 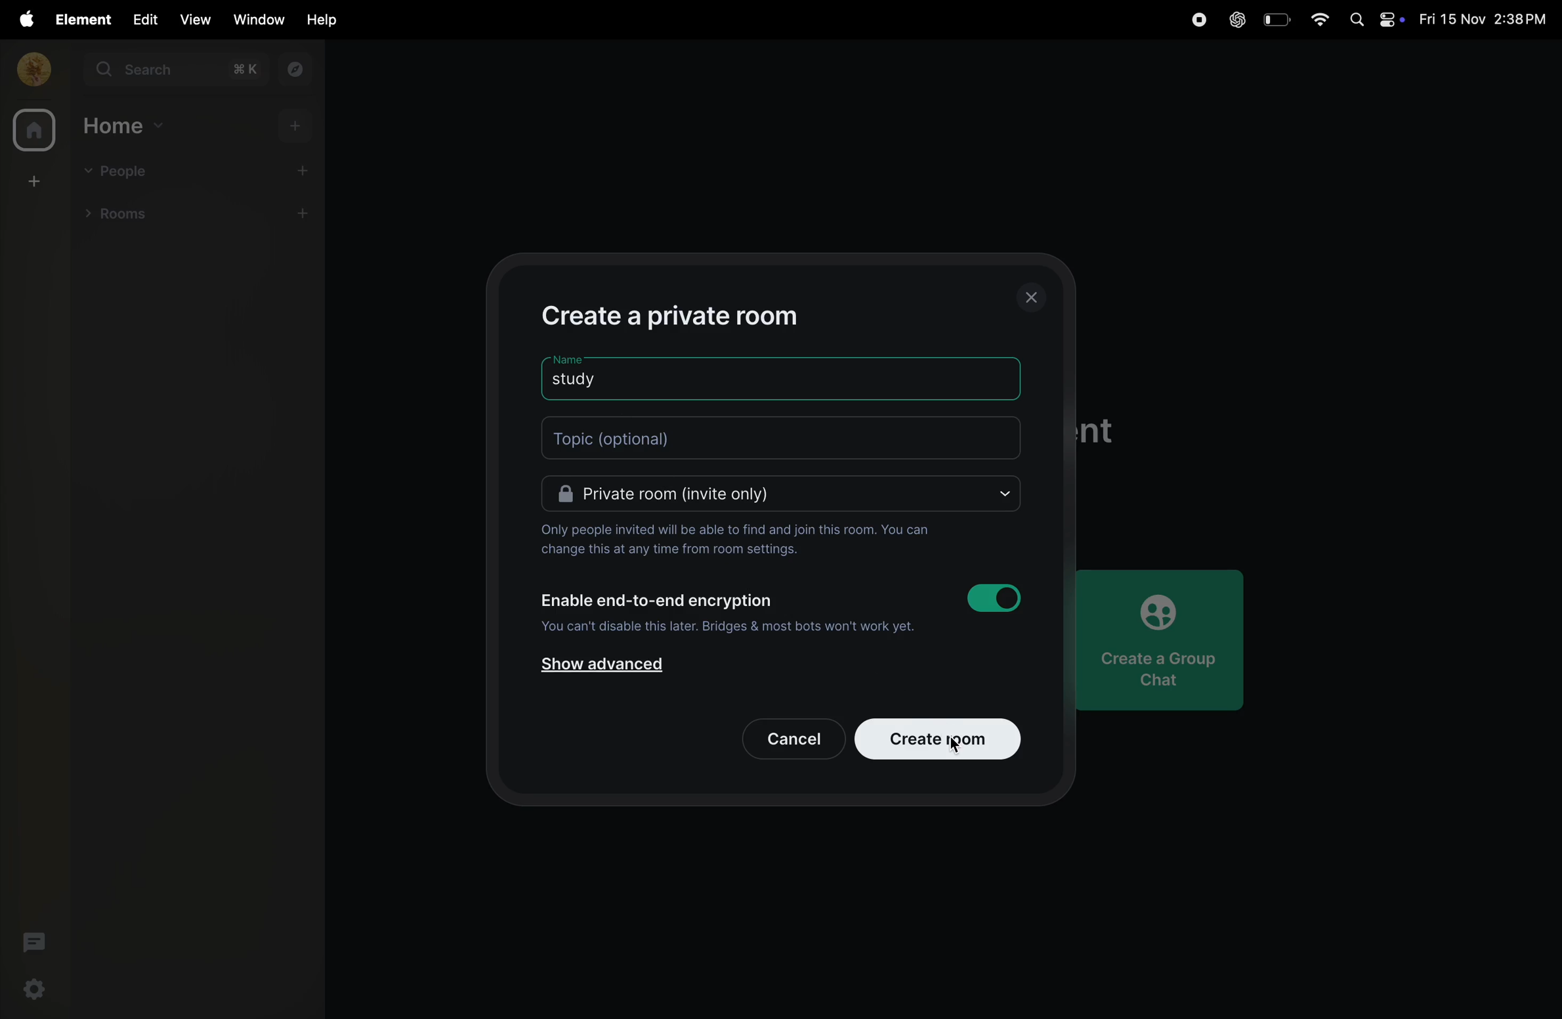 What do you see at coordinates (142, 18) in the screenshot?
I see `edit` at bounding box center [142, 18].